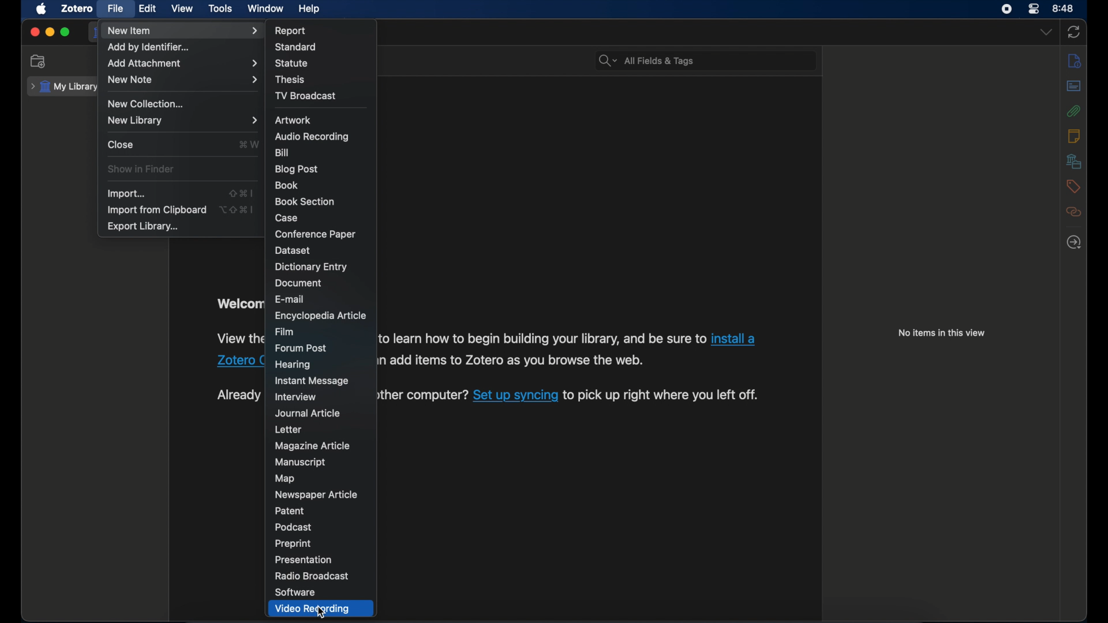 Image resolution: width=1108 pixels, height=623 pixels. I want to click on encyclopedia article, so click(321, 316).